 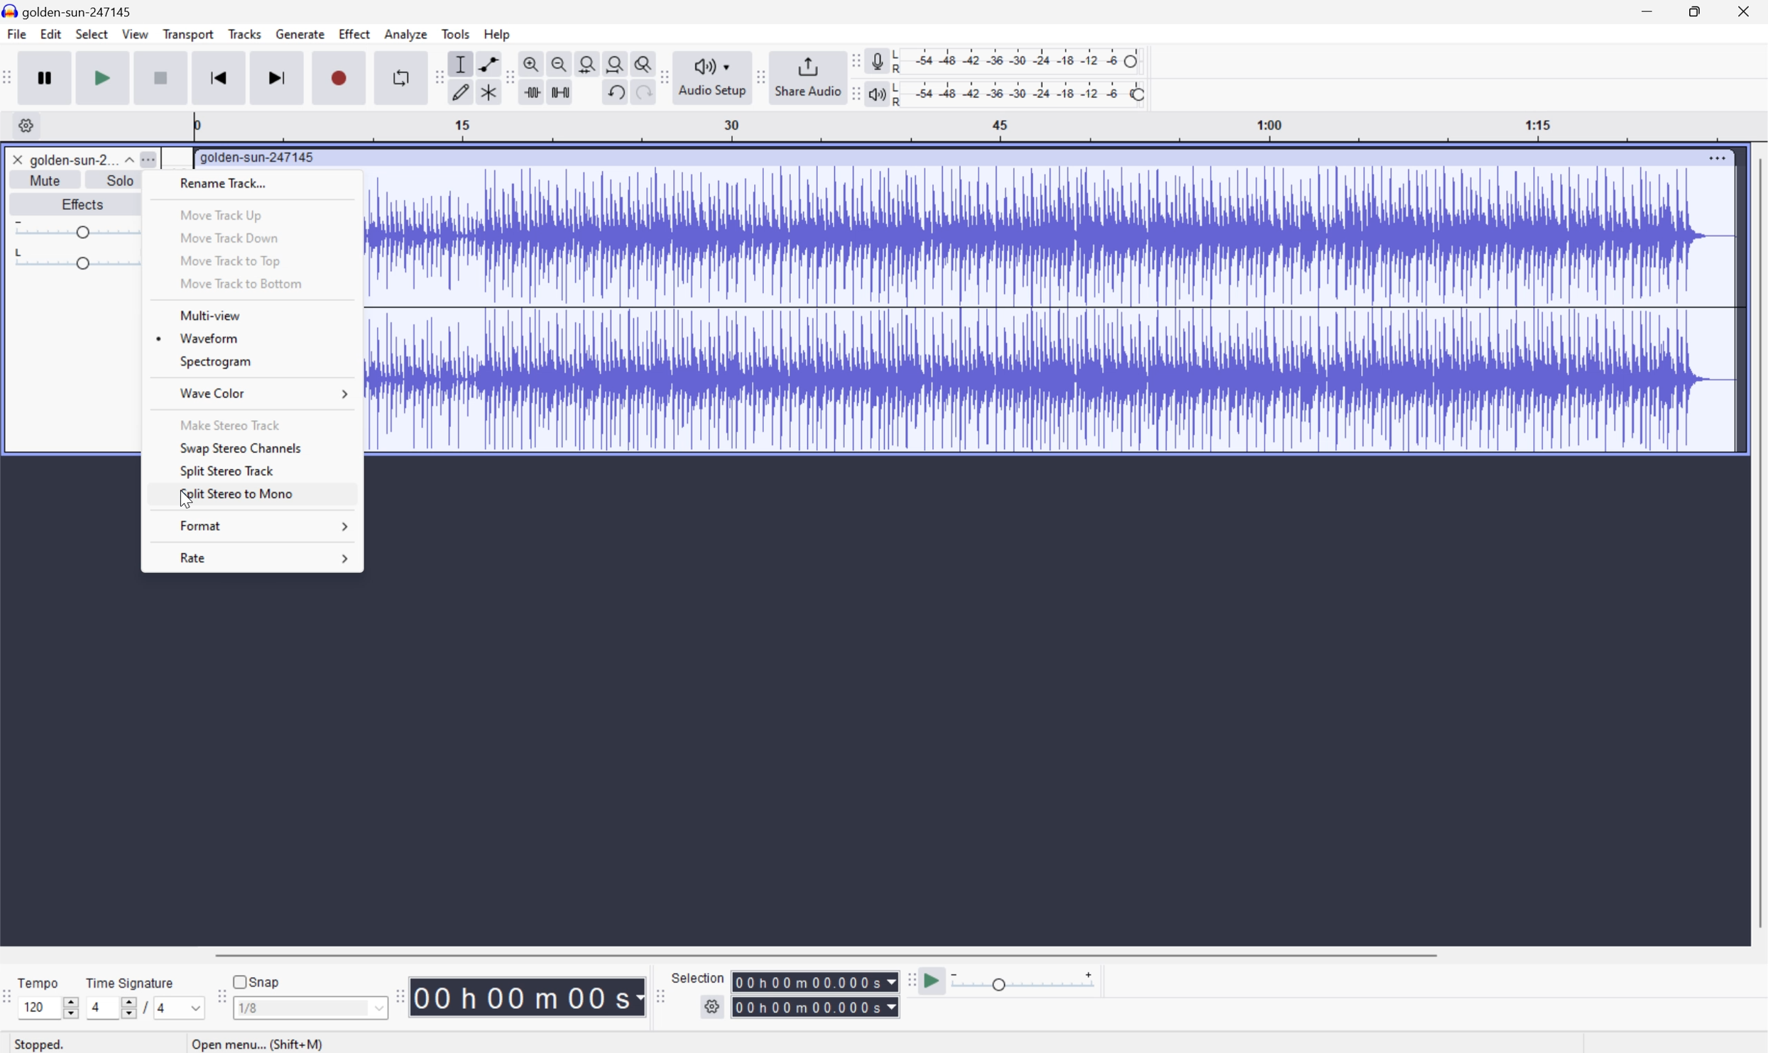 I want to click on Audacity audio setup toolbar, so click(x=662, y=76).